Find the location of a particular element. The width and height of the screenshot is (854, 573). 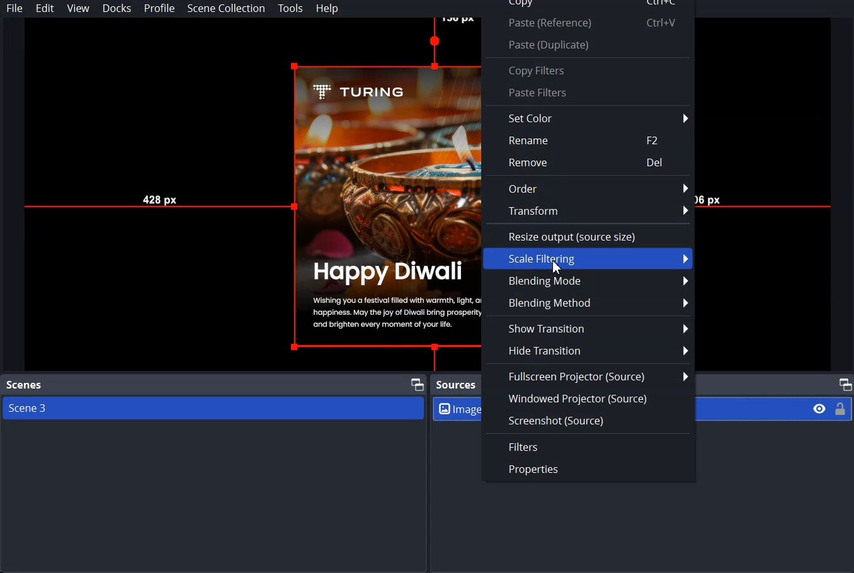

Paste Filters is located at coordinates (588, 93).